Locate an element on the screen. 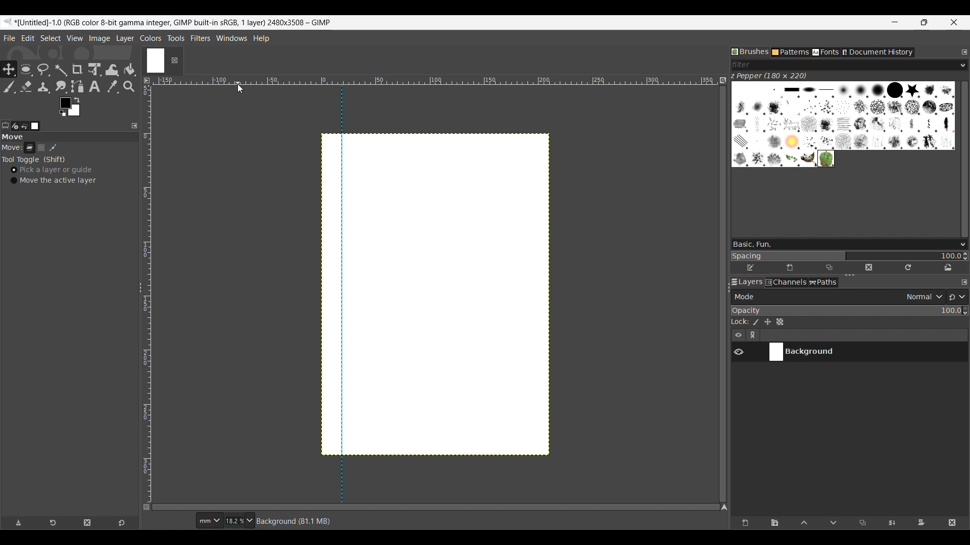 The image size is (970, 545). Edit menu is located at coordinates (28, 38).